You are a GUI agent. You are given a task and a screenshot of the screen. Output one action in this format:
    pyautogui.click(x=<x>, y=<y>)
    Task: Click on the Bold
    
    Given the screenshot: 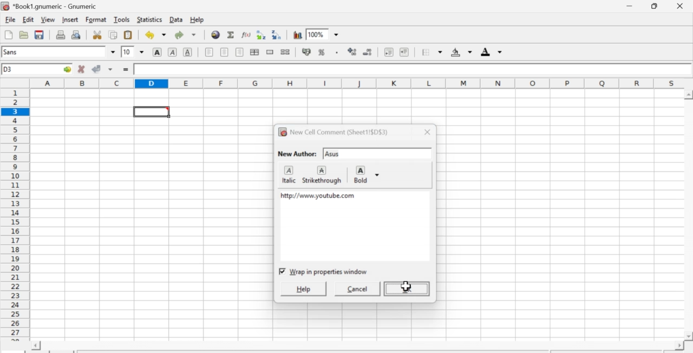 What is the action you would take?
    pyautogui.click(x=155, y=52)
    